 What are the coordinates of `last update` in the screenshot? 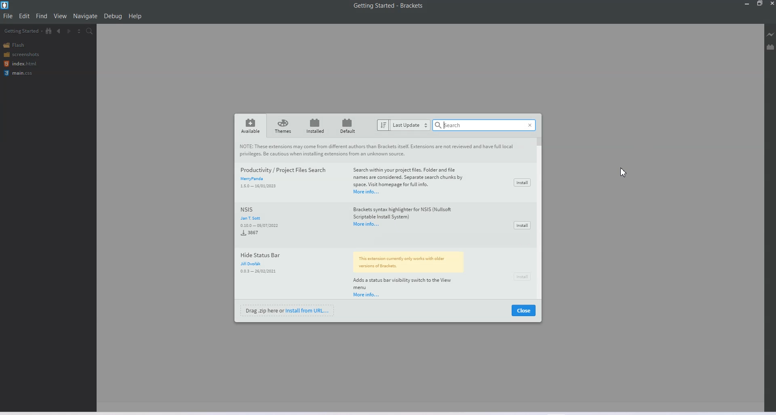 It's located at (411, 125).